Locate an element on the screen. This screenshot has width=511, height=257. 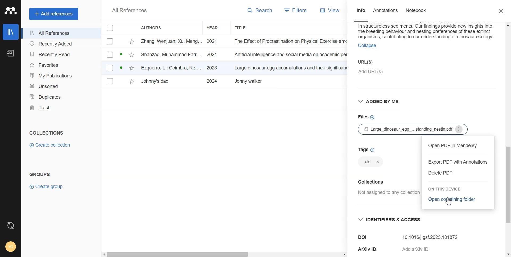
Show/Hide Added by me is located at coordinates (381, 102).